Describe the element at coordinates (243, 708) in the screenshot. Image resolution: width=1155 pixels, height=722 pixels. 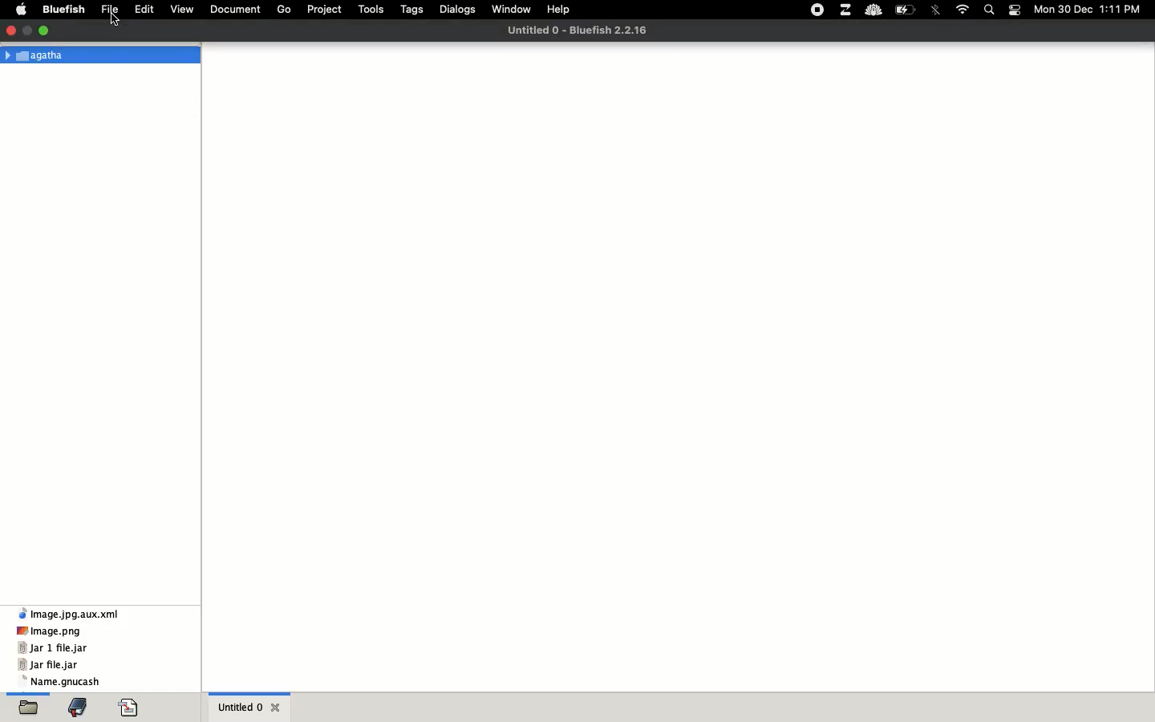
I see `untitled 0` at that location.